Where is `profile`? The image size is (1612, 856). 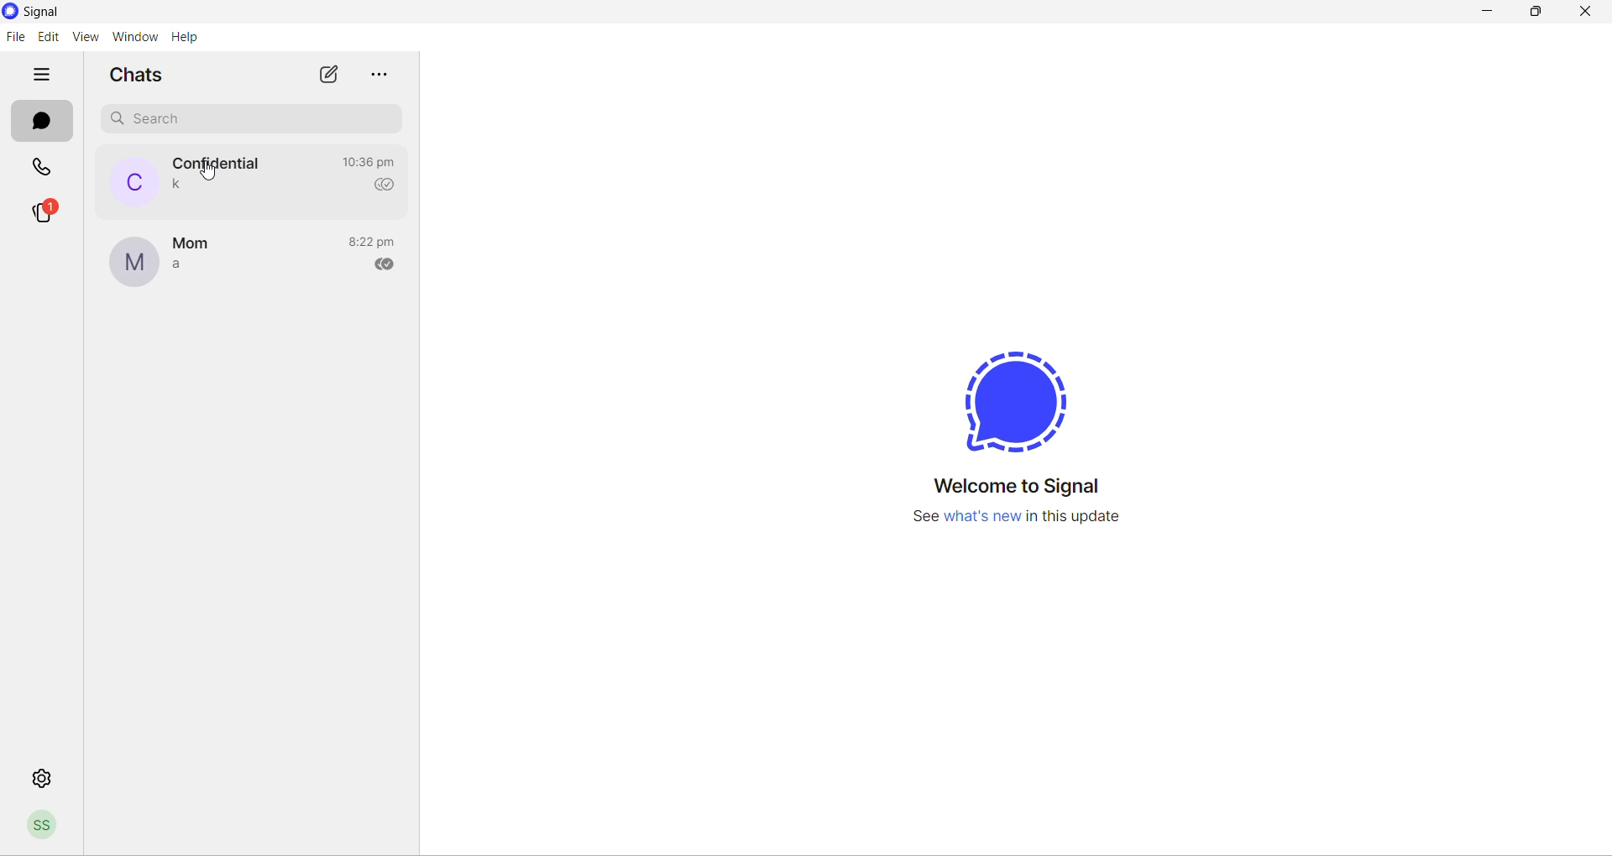 profile is located at coordinates (47, 828).